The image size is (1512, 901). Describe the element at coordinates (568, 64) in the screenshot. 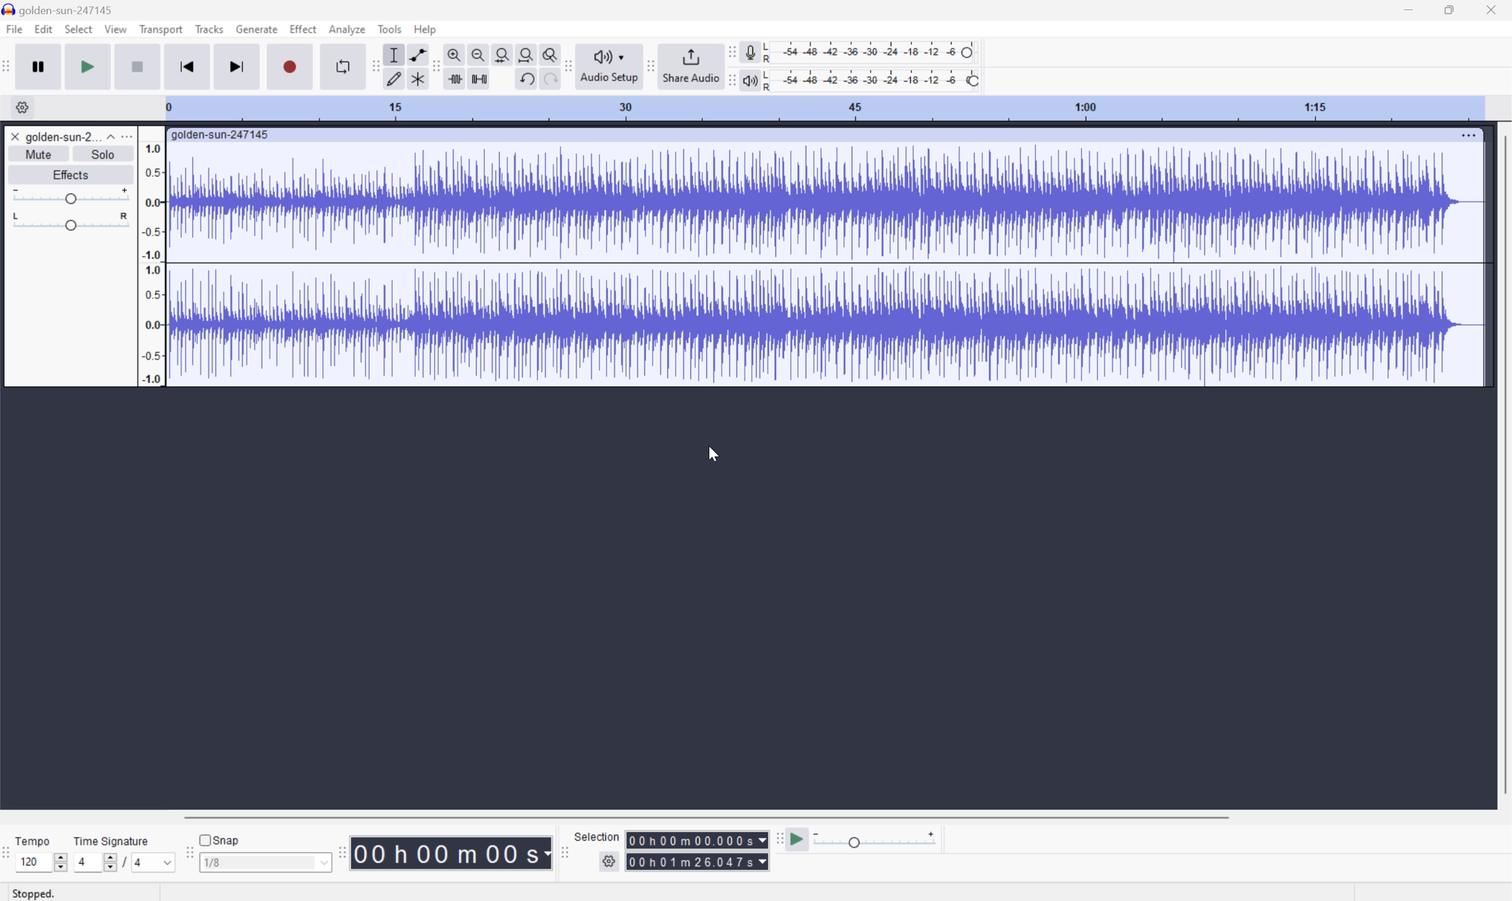

I see `Audacity audio share toolbar` at that location.